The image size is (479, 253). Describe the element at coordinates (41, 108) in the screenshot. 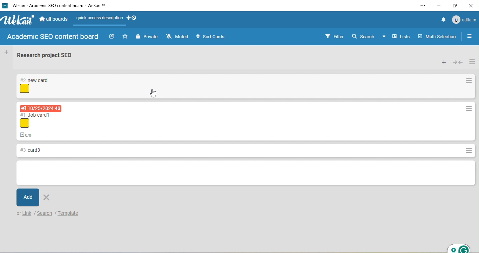

I see `due date` at that location.